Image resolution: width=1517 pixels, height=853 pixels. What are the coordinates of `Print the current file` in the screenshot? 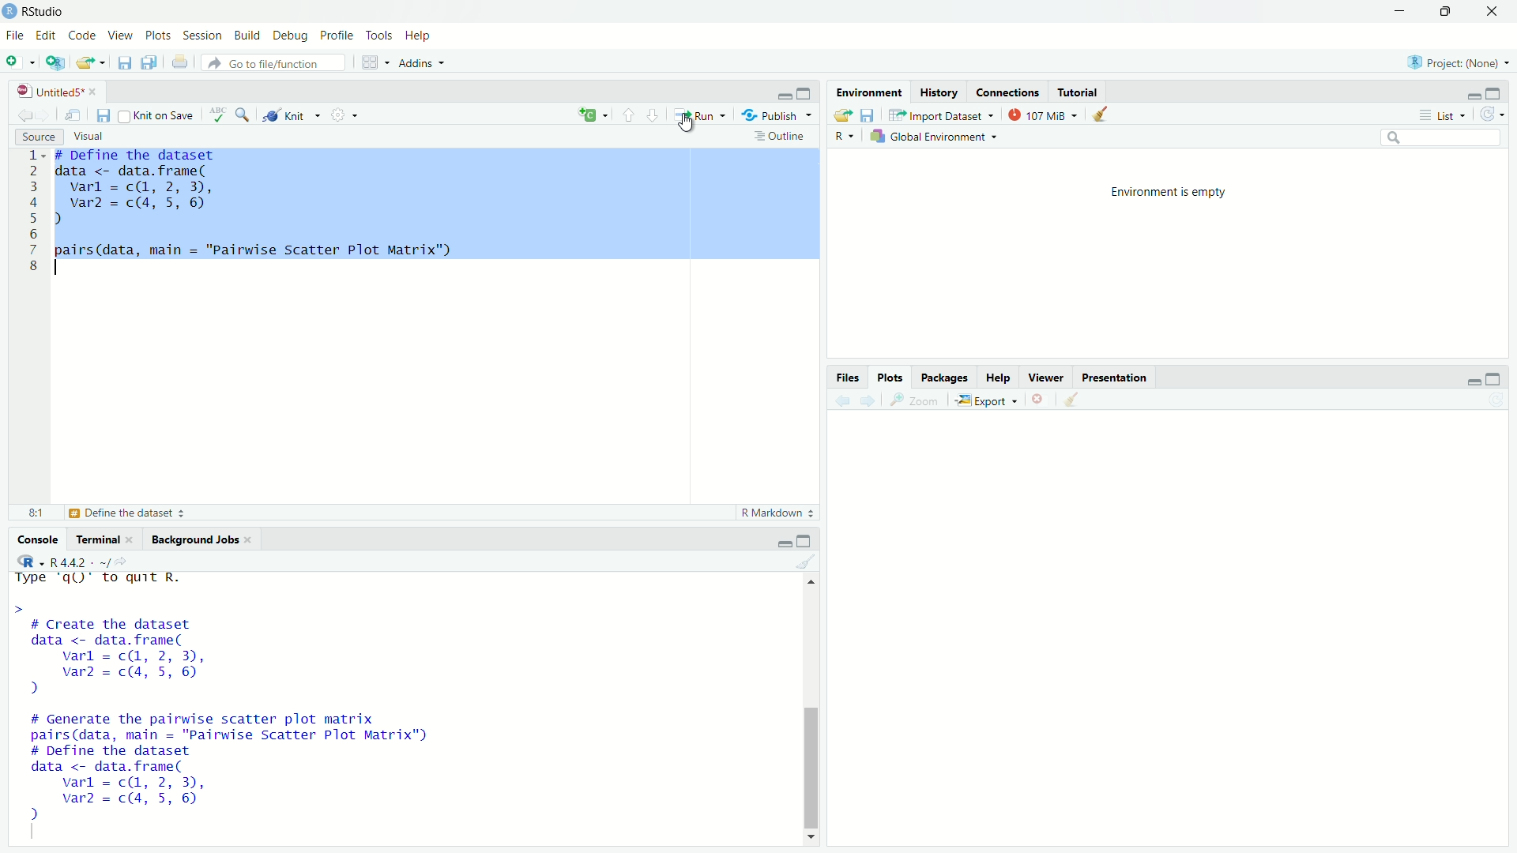 It's located at (179, 60).